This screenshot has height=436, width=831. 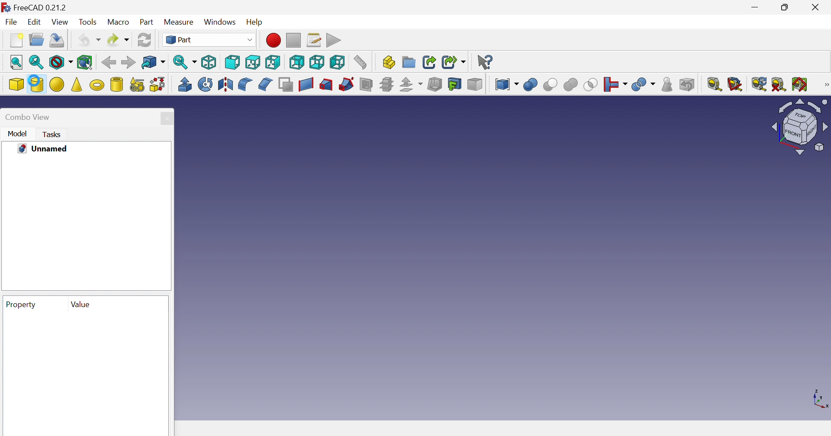 I want to click on Section, so click(x=346, y=84).